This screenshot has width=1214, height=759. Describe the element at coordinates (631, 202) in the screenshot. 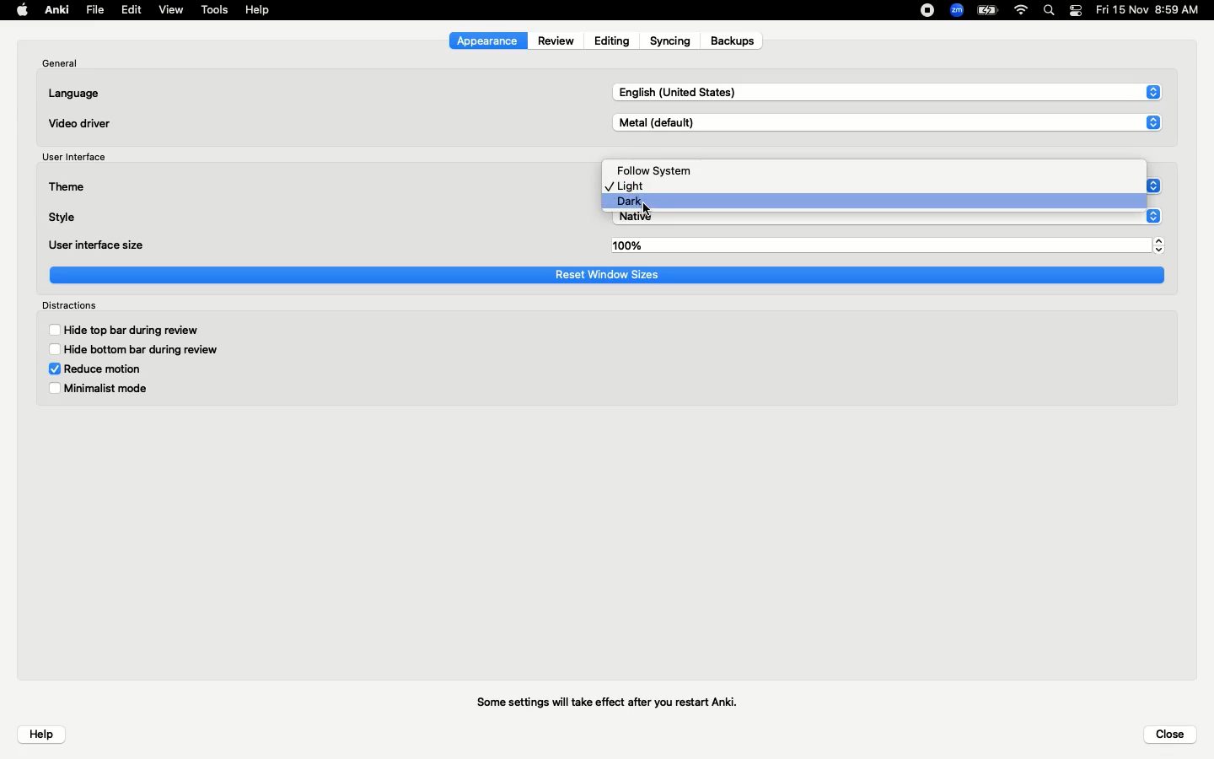

I see `Dark` at that location.